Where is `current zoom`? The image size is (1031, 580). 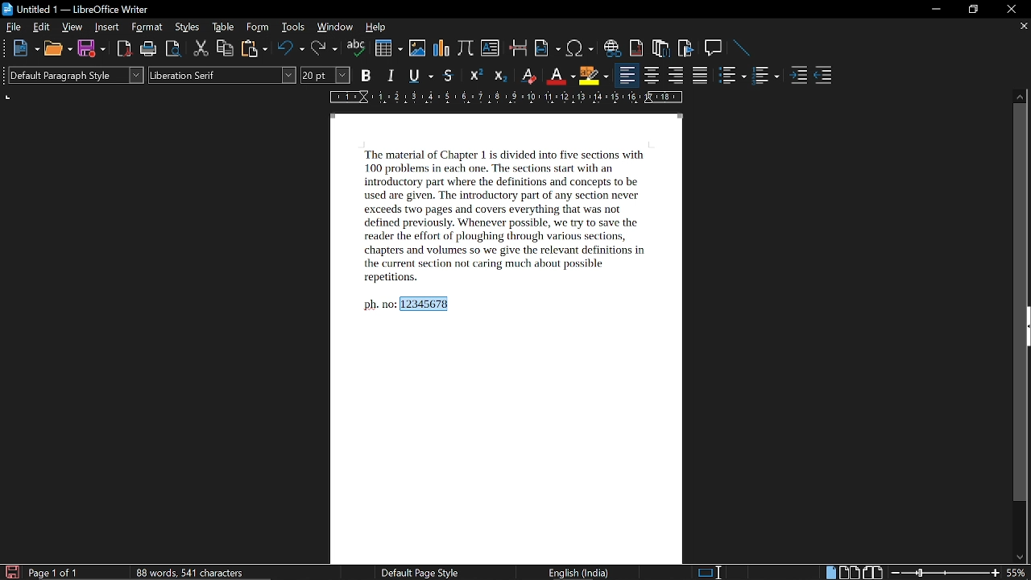
current zoom is located at coordinates (1018, 574).